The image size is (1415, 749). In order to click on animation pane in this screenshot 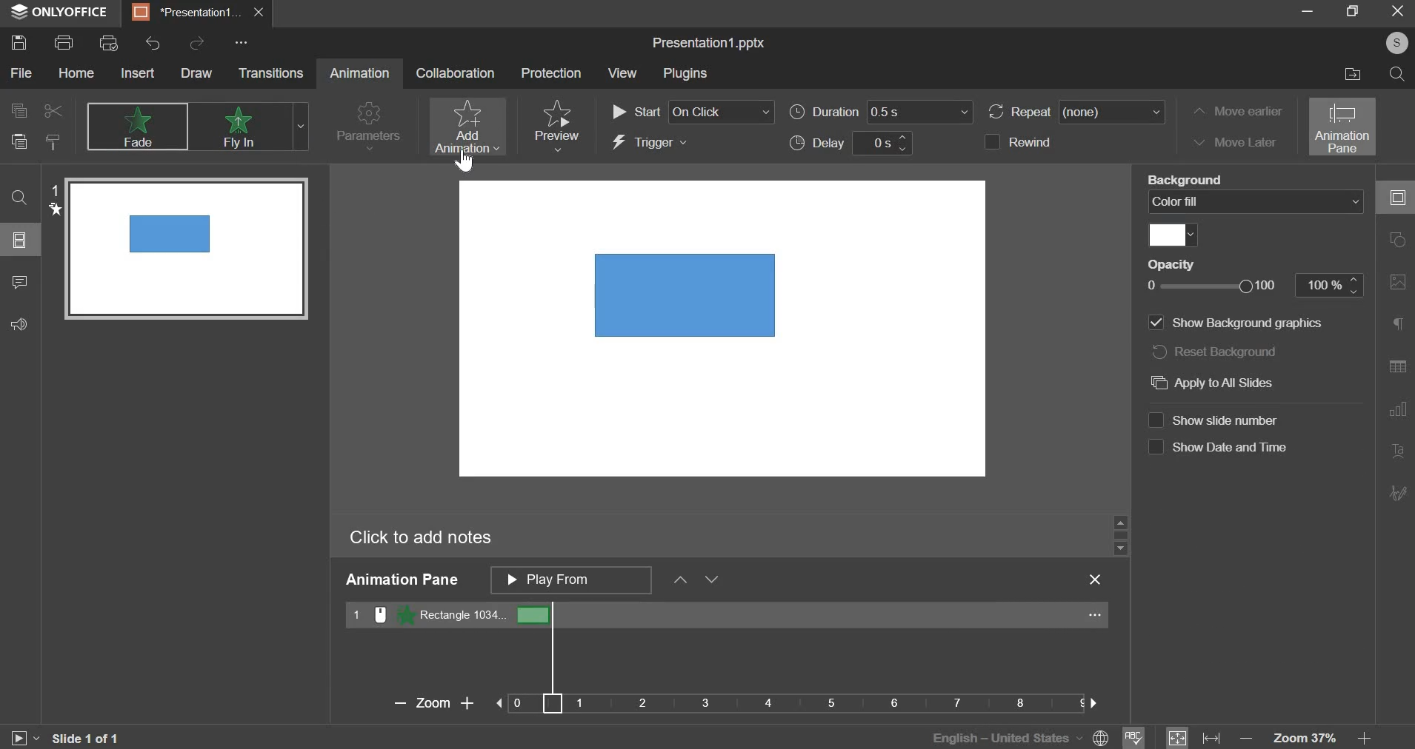, I will do `click(1341, 127)`.